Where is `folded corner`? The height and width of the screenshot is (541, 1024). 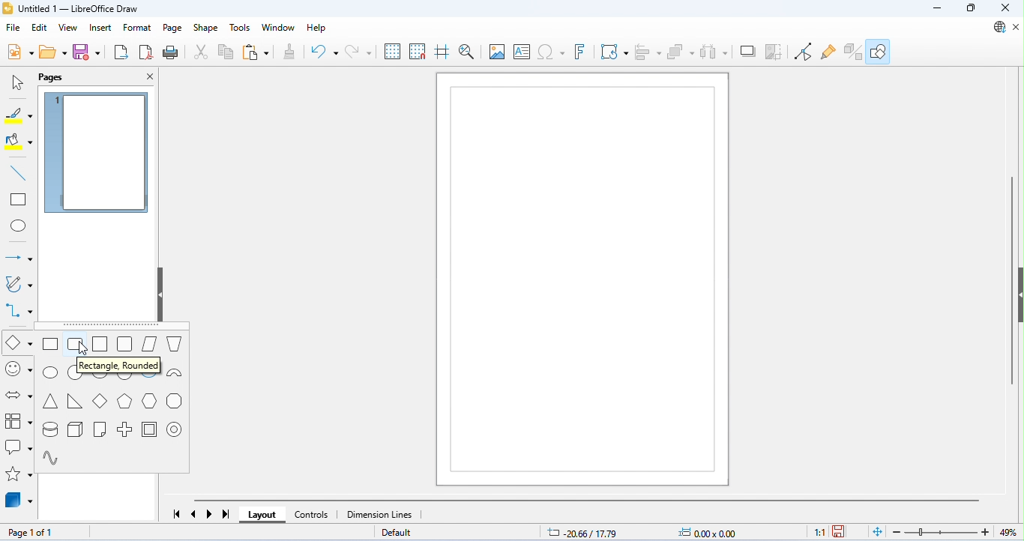 folded corner is located at coordinates (100, 429).